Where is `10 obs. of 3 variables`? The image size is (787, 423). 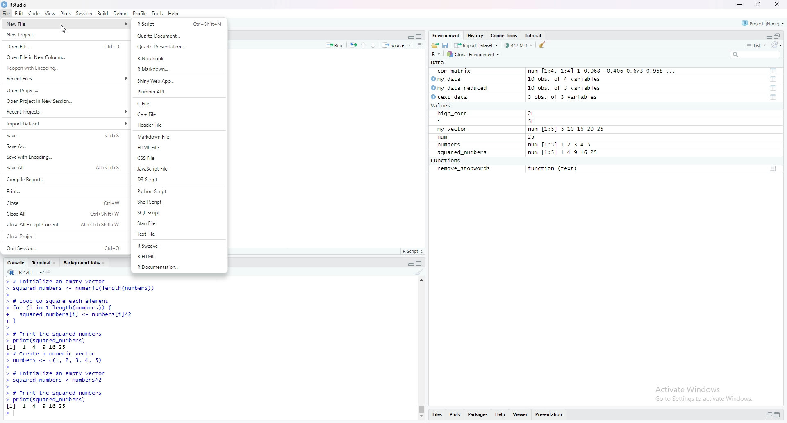 10 obs. of 3 variables is located at coordinates (572, 87).